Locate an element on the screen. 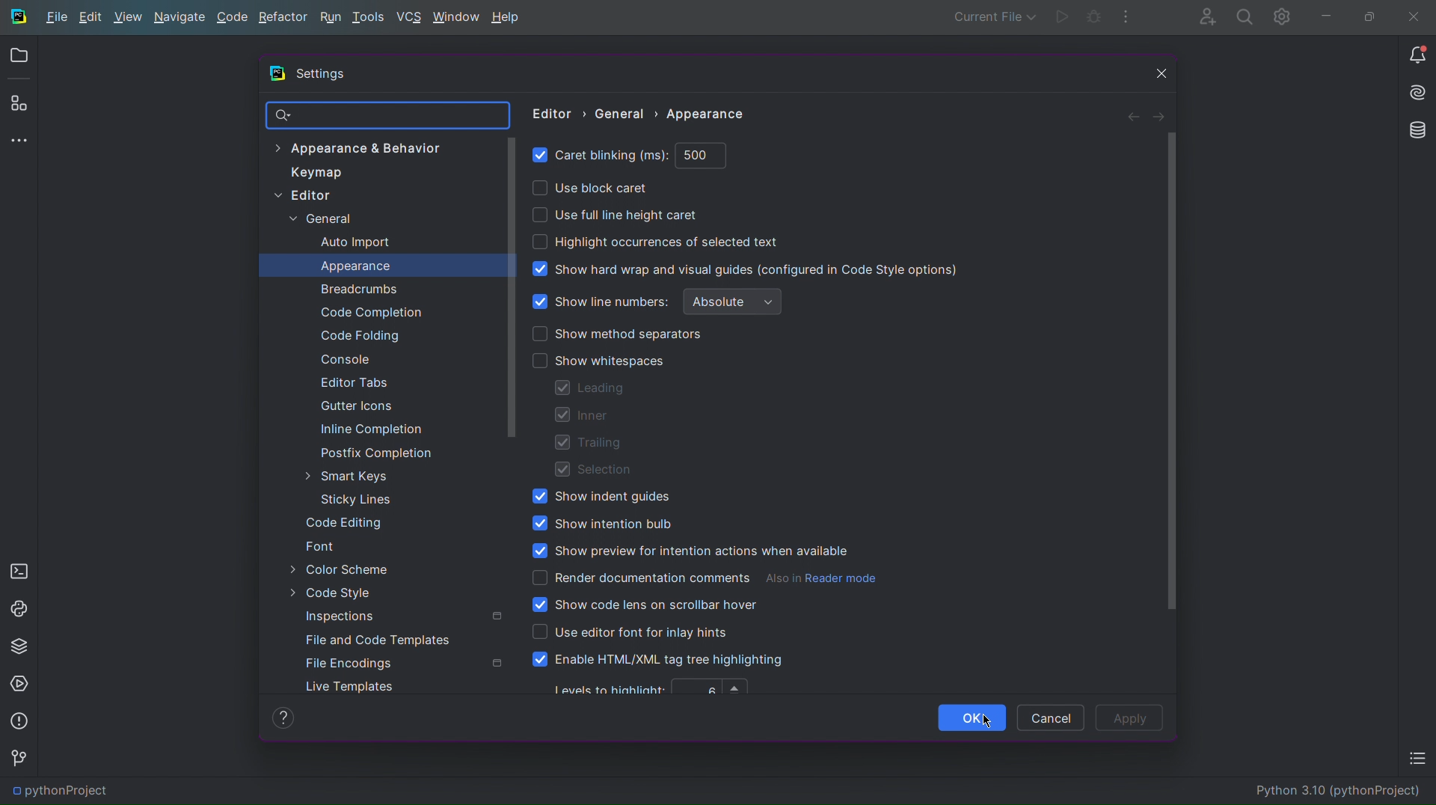 This screenshot has width=1436, height=805. Keymap is located at coordinates (313, 173).